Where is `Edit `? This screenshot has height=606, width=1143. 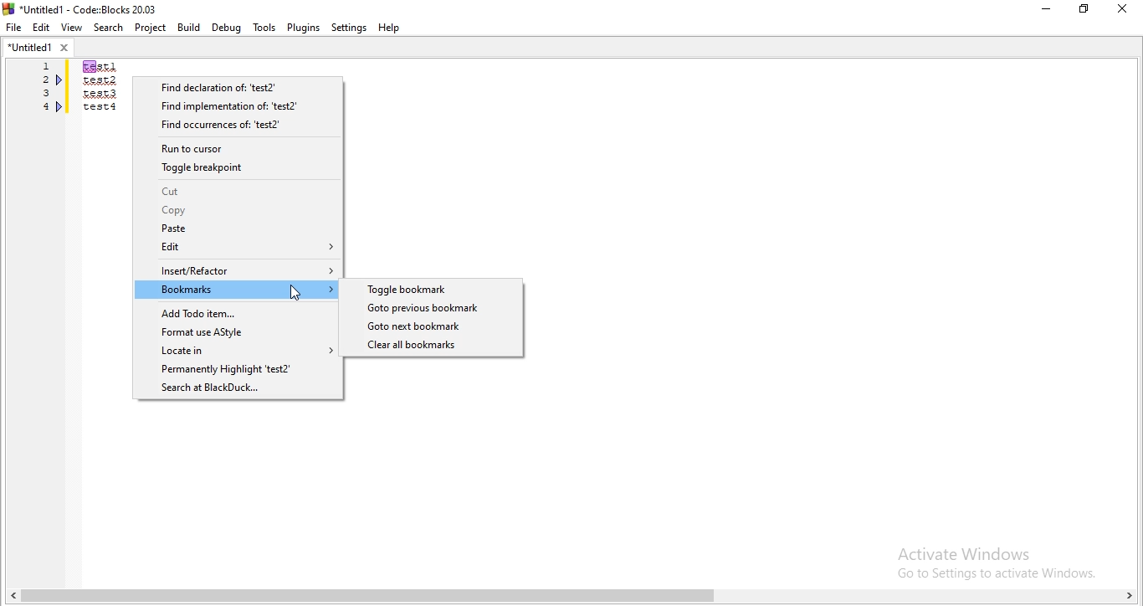
Edit  is located at coordinates (42, 28).